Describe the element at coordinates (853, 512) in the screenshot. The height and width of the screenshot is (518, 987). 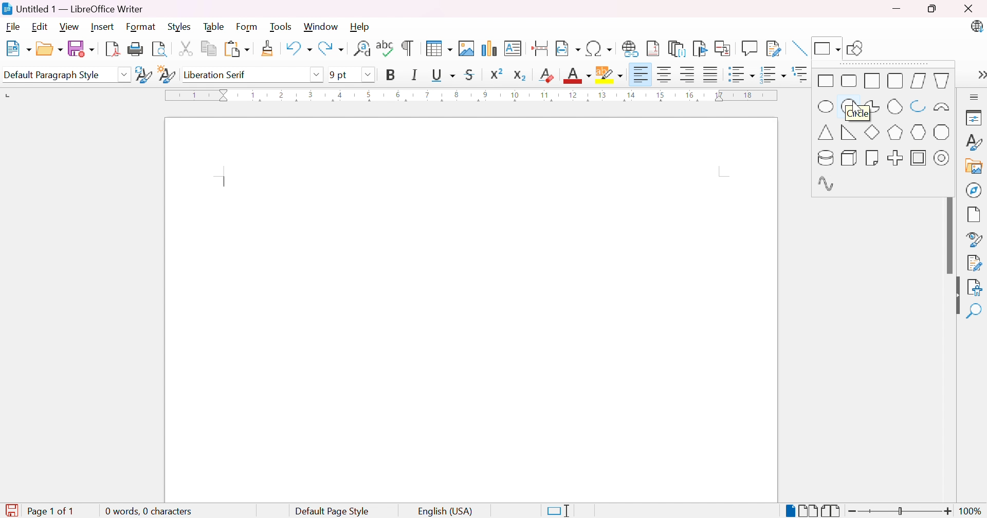
I see `Zoom out` at that location.